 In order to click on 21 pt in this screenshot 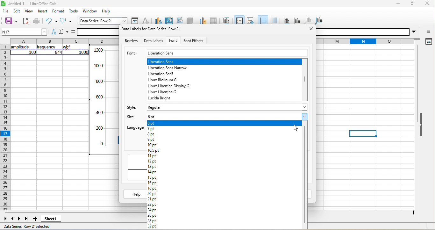, I will do `click(152, 199)`.